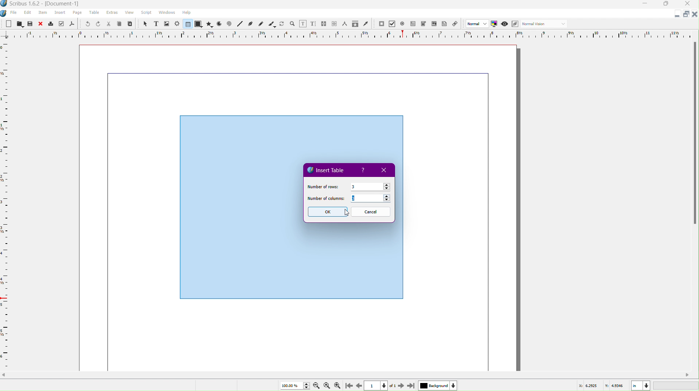  What do you see at coordinates (60, 13) in the screenshot?
I see `Insert` at bounding box center [60, 13].